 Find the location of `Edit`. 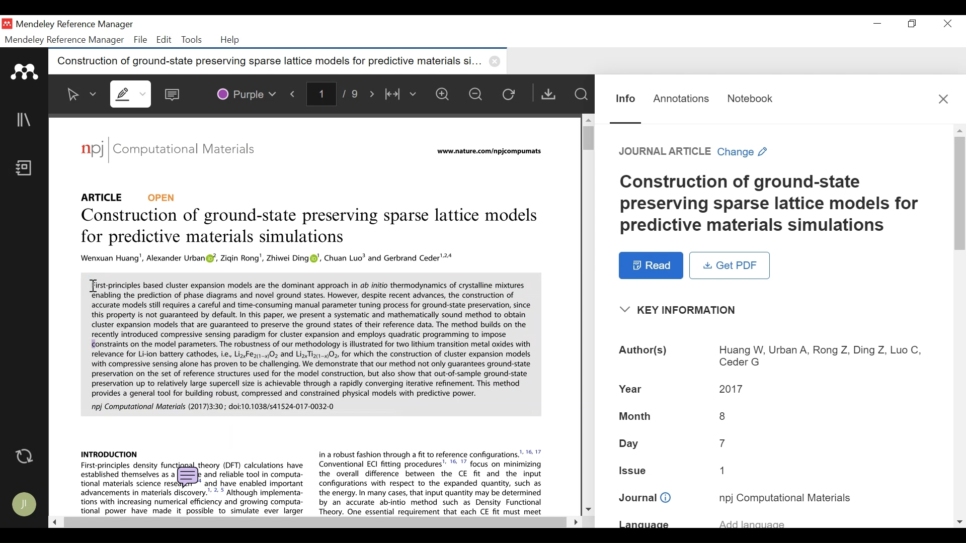

Edit is located at coordinates (163, 40).